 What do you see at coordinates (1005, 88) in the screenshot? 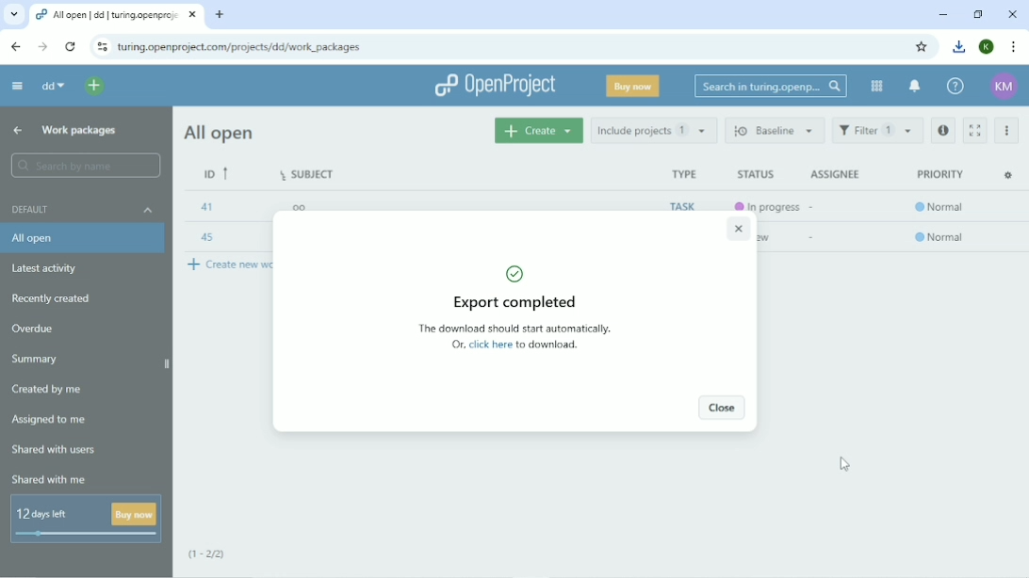
I see `Account` at bounding box center [1005, 88].